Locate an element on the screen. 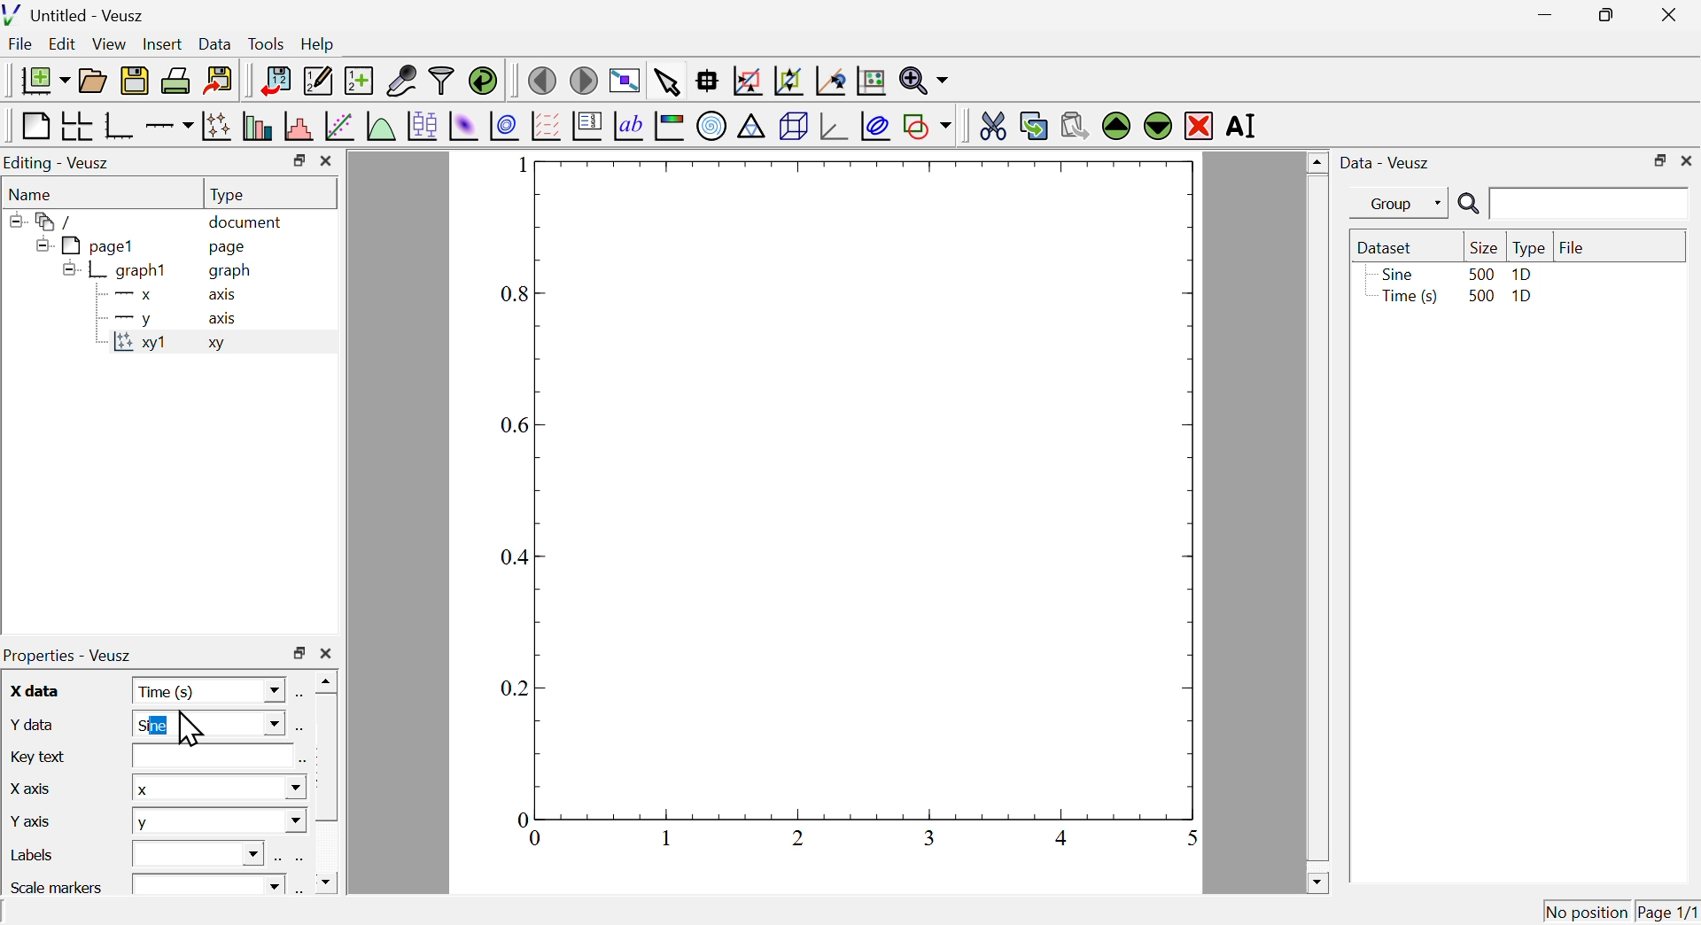  folder is located at coordinates (49, 221).